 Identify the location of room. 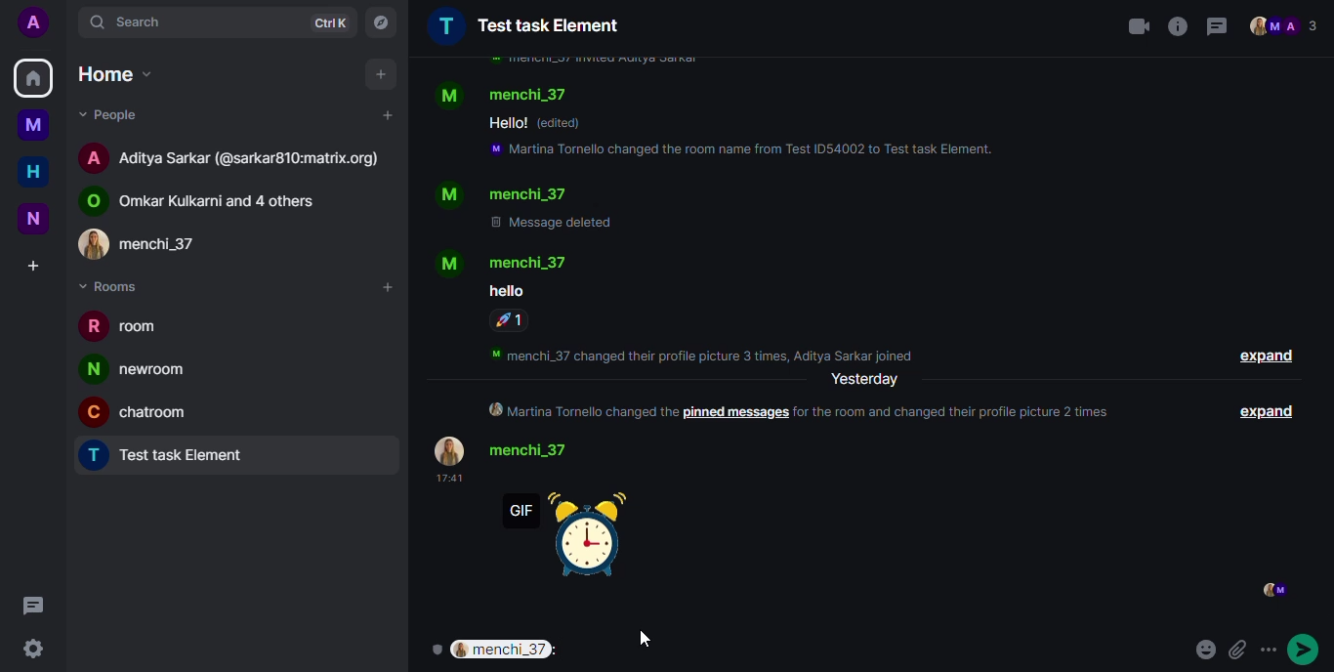
(524, 25).